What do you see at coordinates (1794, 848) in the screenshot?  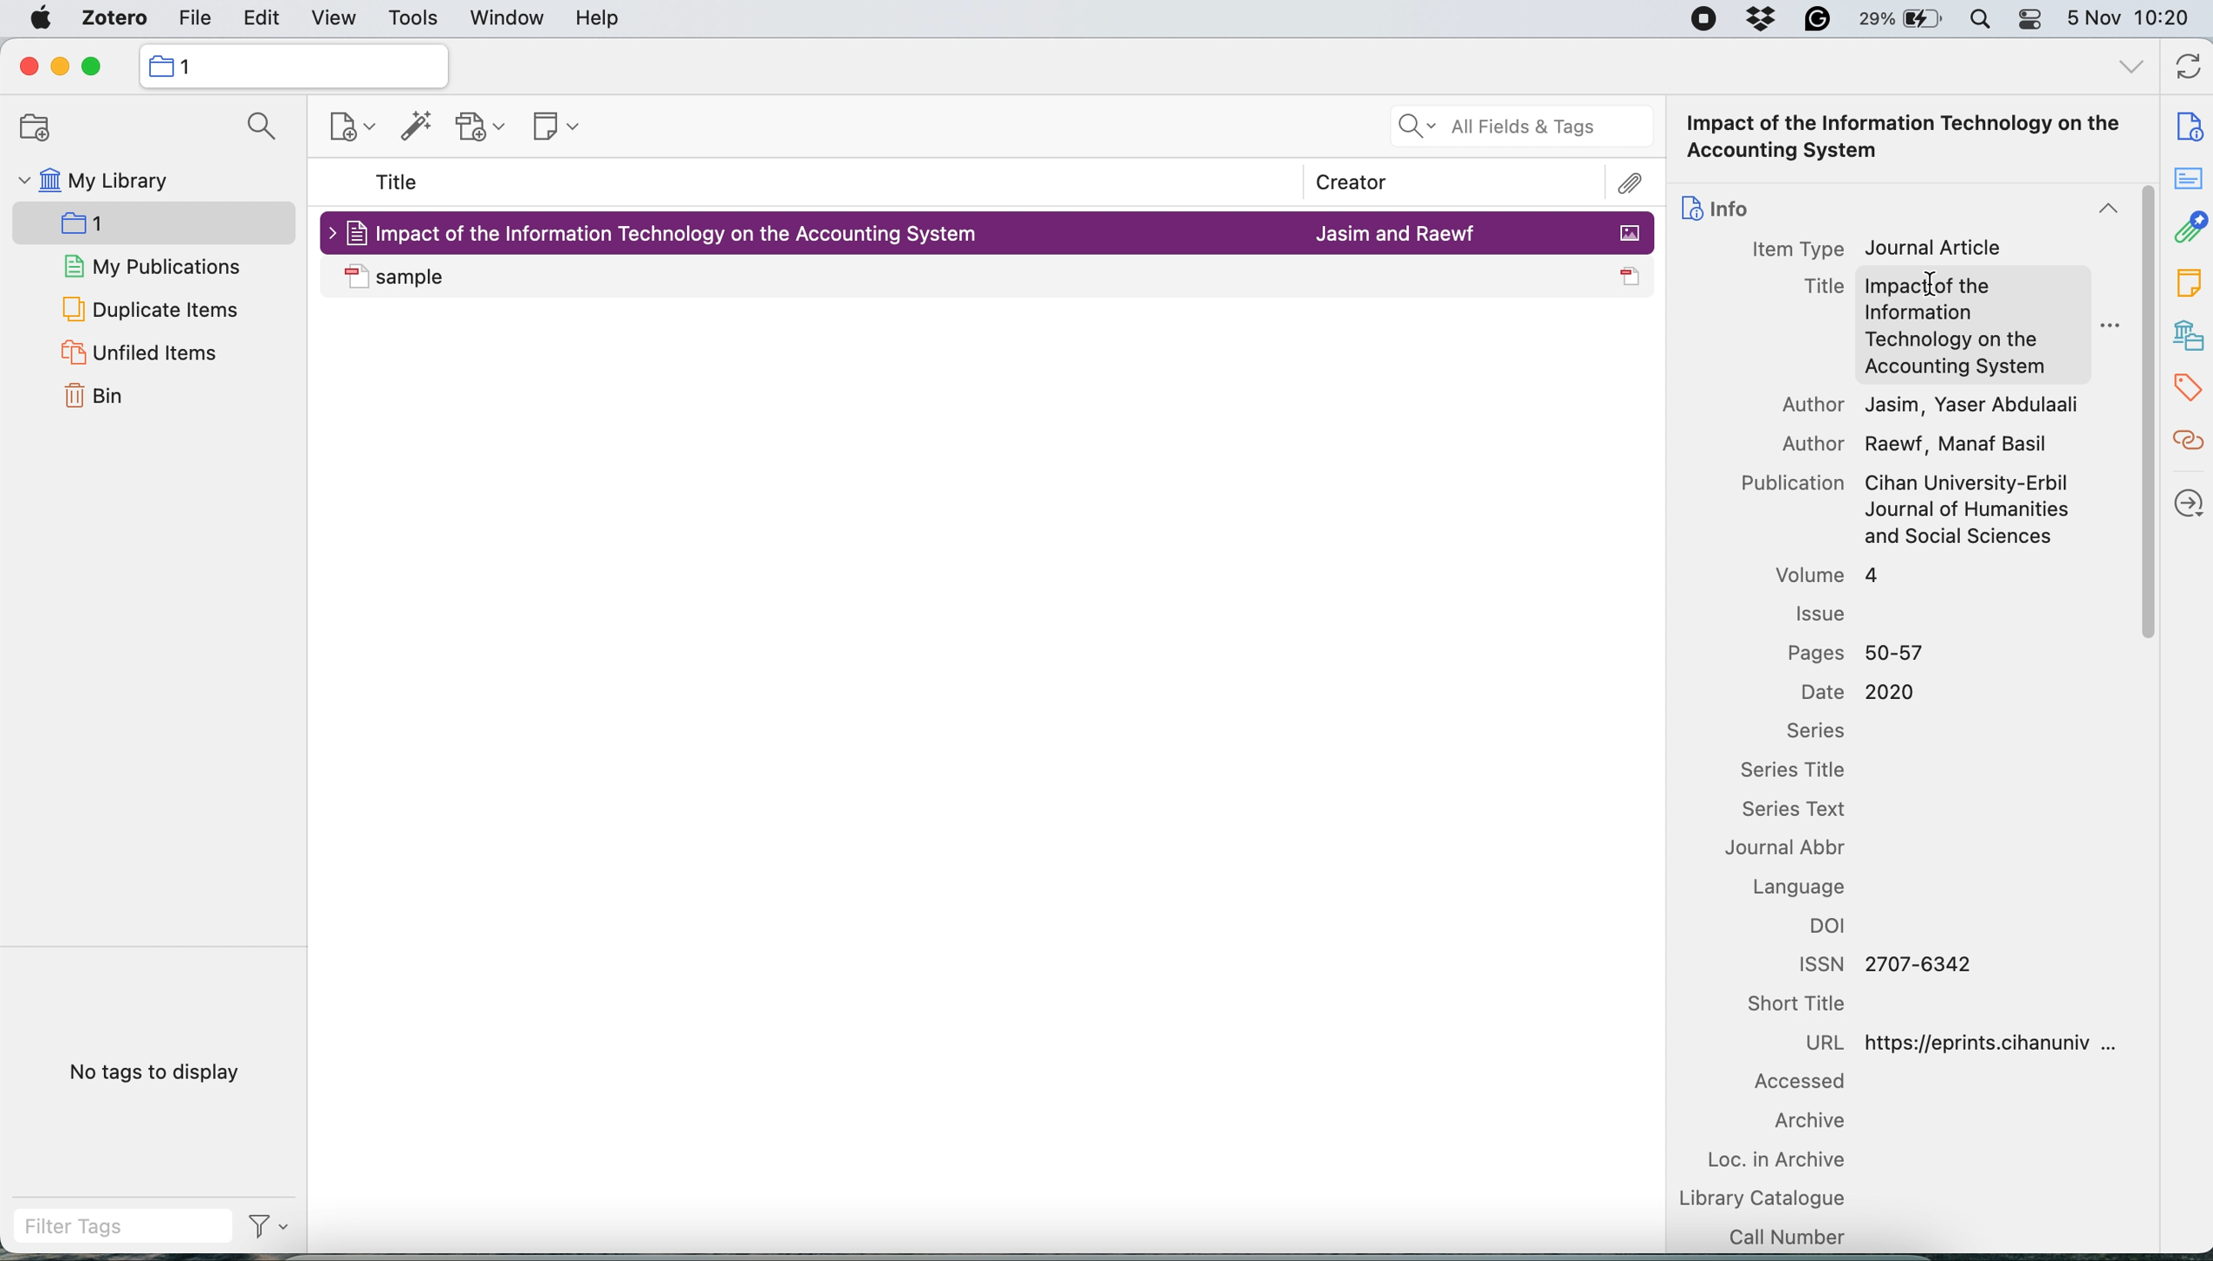 I see `journal abbr` at bounding box center [1794, 848].